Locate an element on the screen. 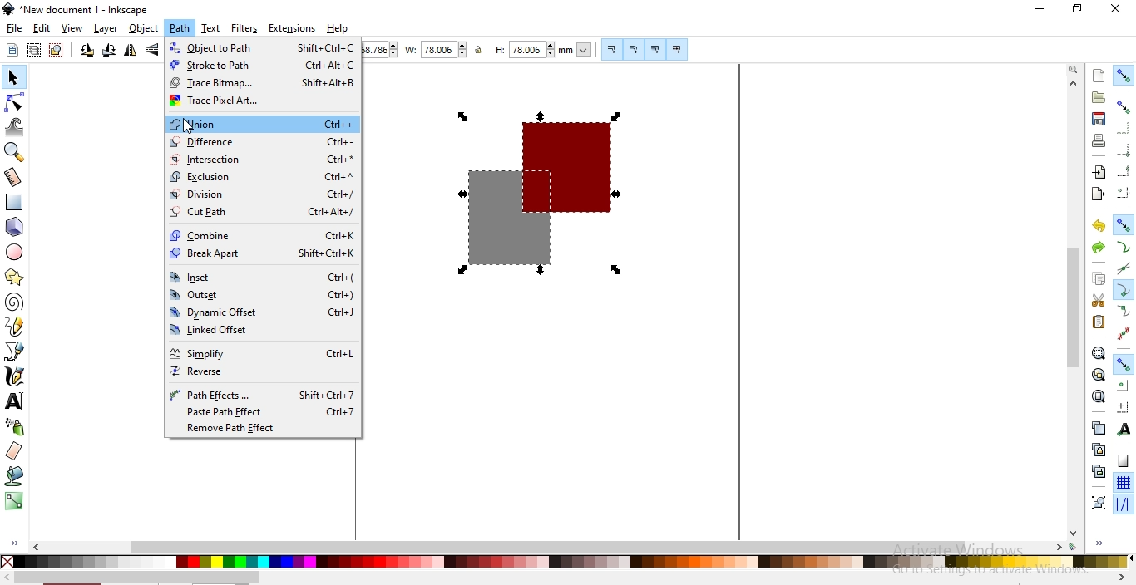  inset is located at coordinates (262, 278).